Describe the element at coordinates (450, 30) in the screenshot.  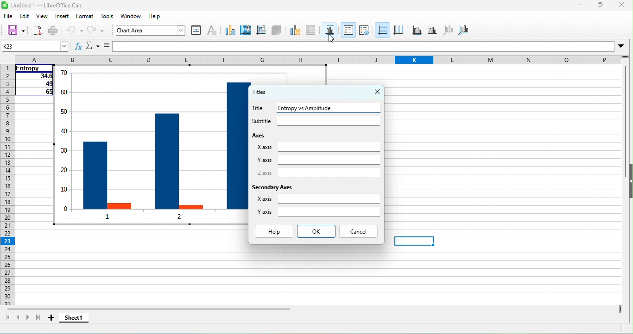
I see `z axis` at that location.